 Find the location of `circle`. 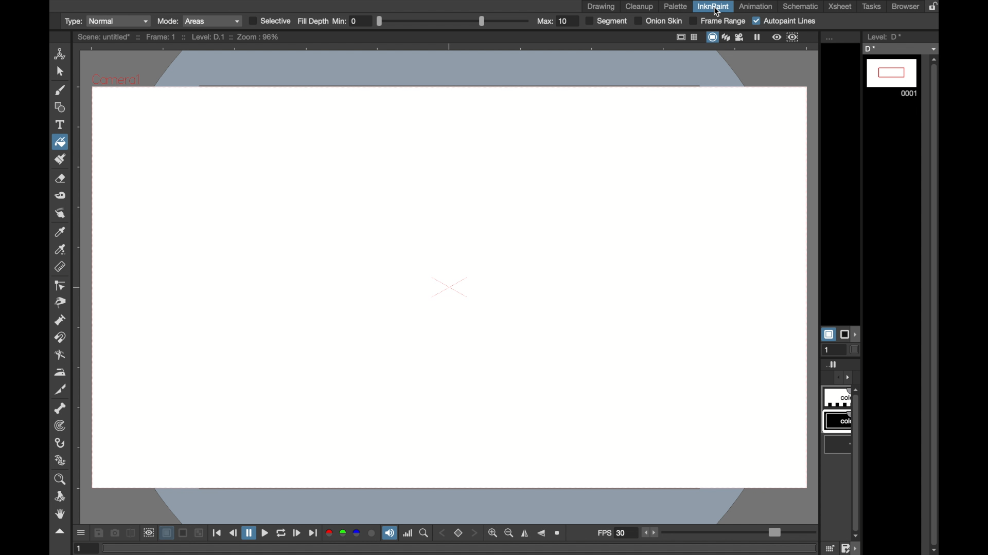

circle is located at coordinates (373, 534).